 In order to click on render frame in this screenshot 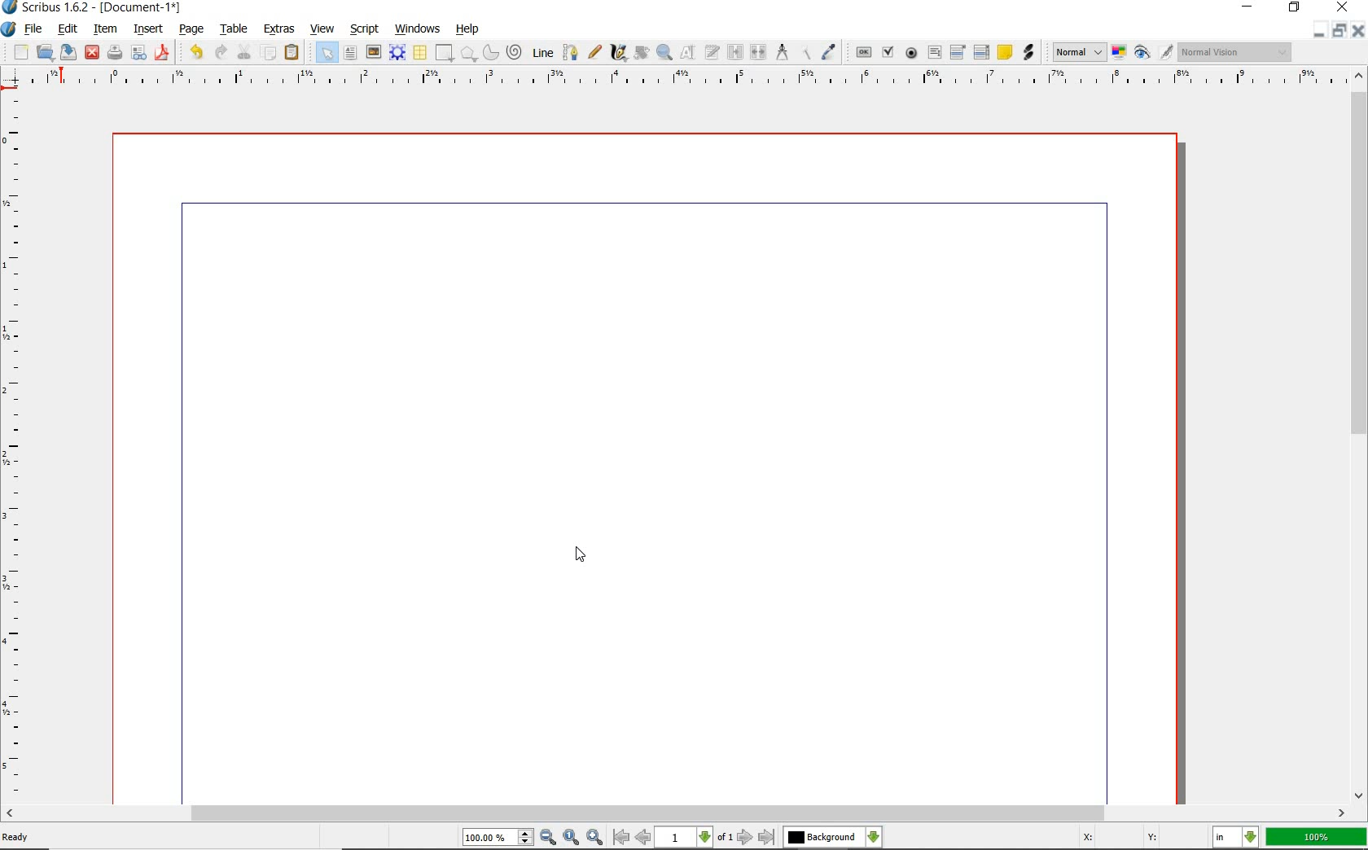, I will do `click(397, 52)`.